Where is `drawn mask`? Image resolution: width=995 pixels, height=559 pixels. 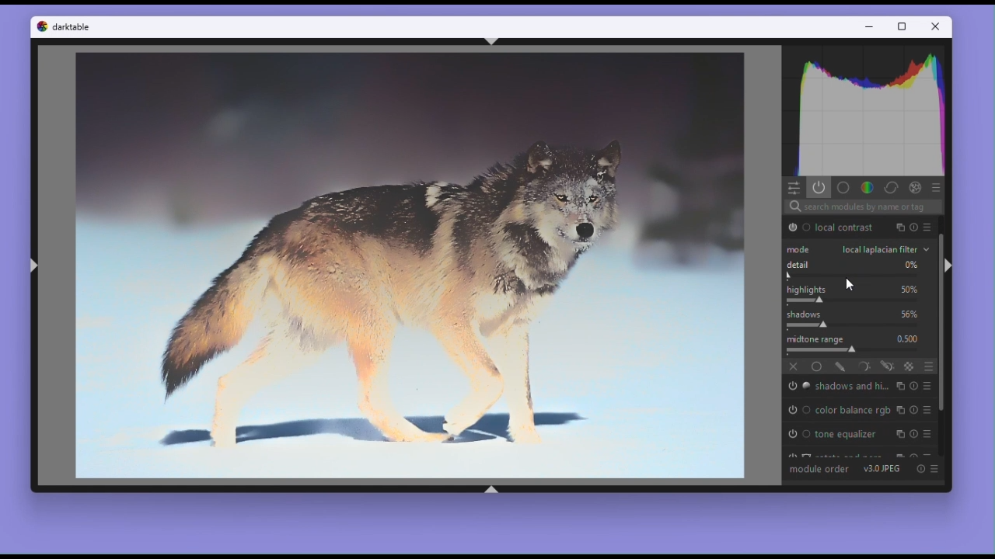
drawn mask is located at coordinates (840, 367).